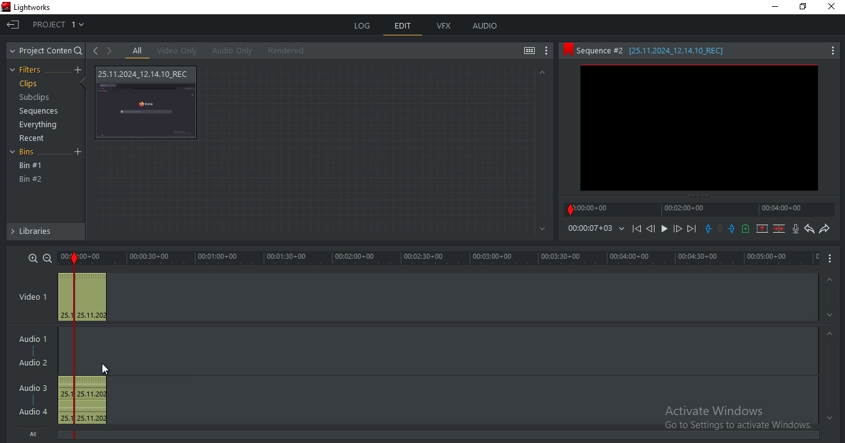  I want to click on video, so click(148, 102).